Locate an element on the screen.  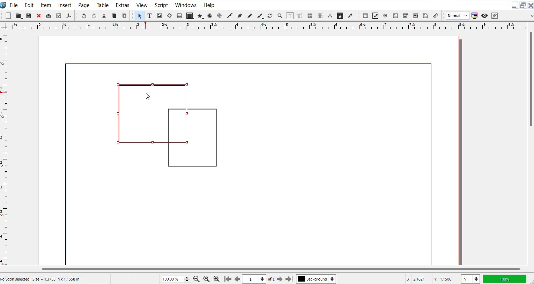
Close is located at coordinates (531, 5).